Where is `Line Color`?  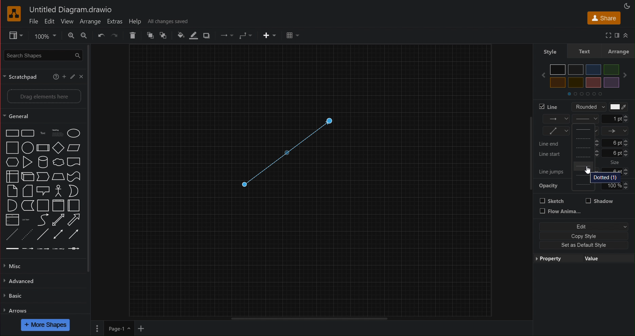 Line Color is located at coordinates (618, 107).